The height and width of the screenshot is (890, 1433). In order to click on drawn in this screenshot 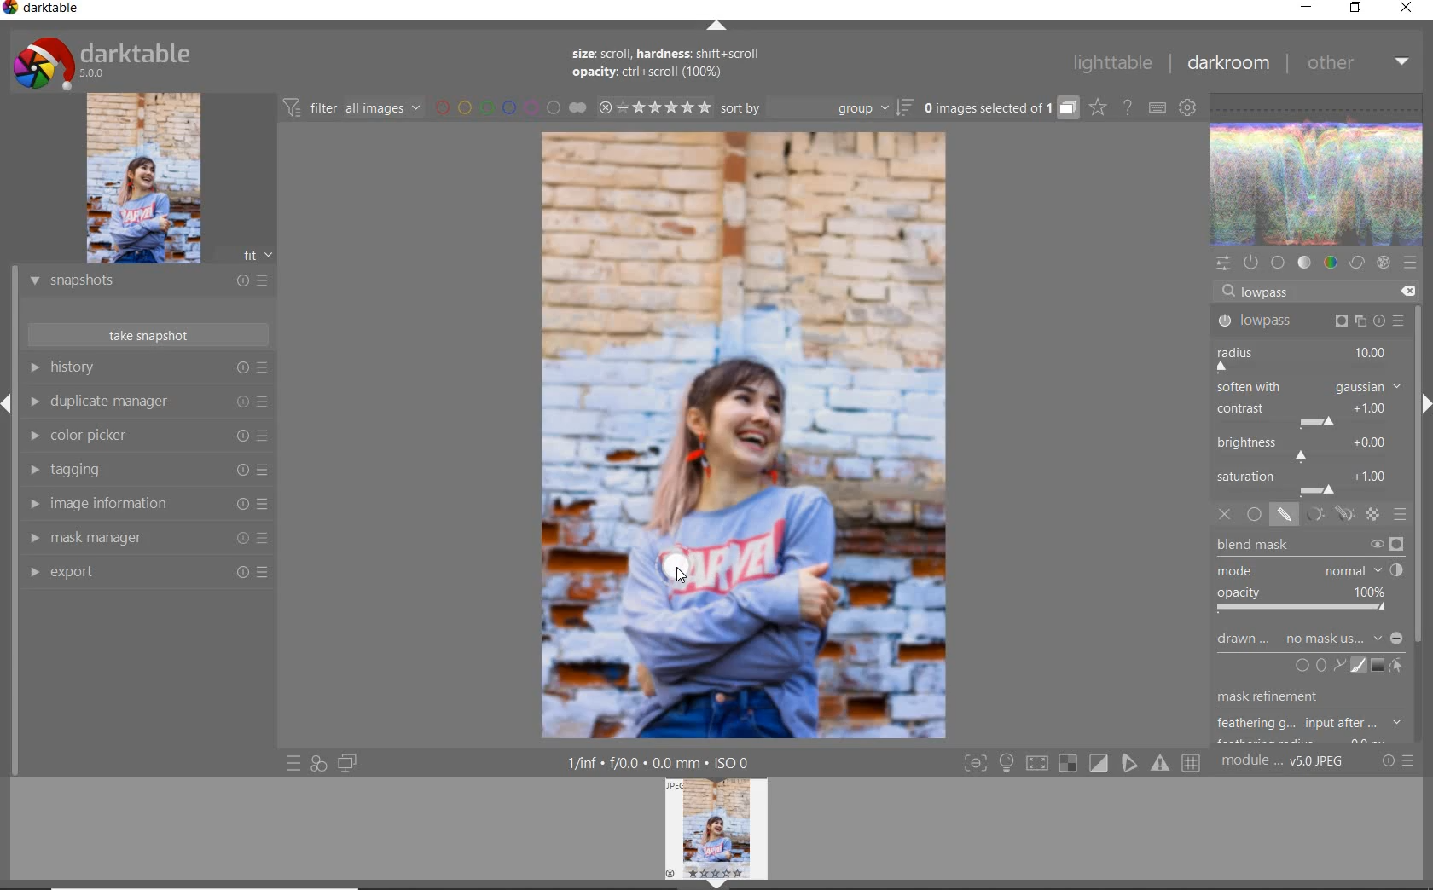, I will do `click(1244, 641)`.